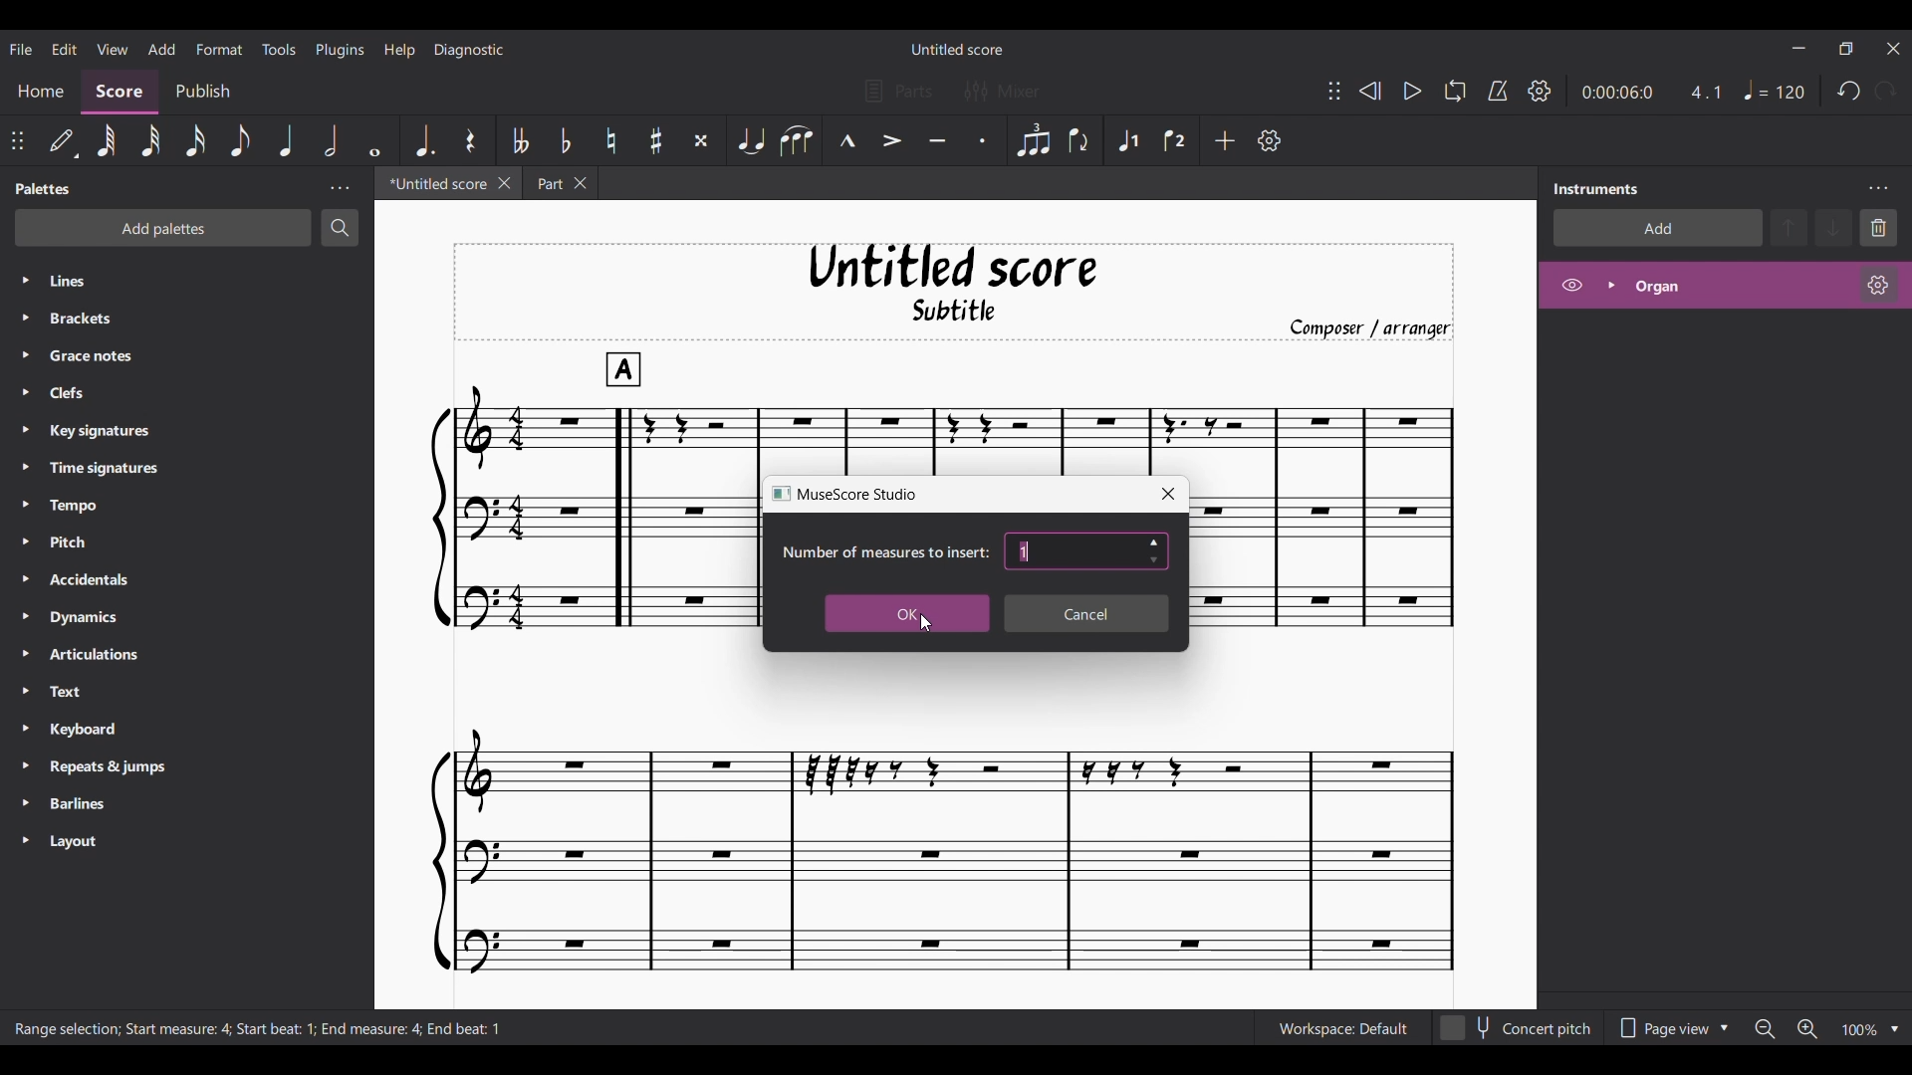 The image size is (1912, 1075). What do you see at coordinates (1333, 91) in the screenshot?
I see `Change position of toolbar` at bounding box center [1333, 91].